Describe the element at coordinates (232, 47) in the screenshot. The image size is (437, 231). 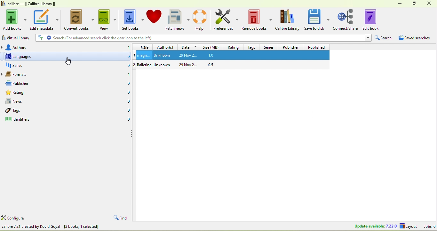
I see `rating` at that location.